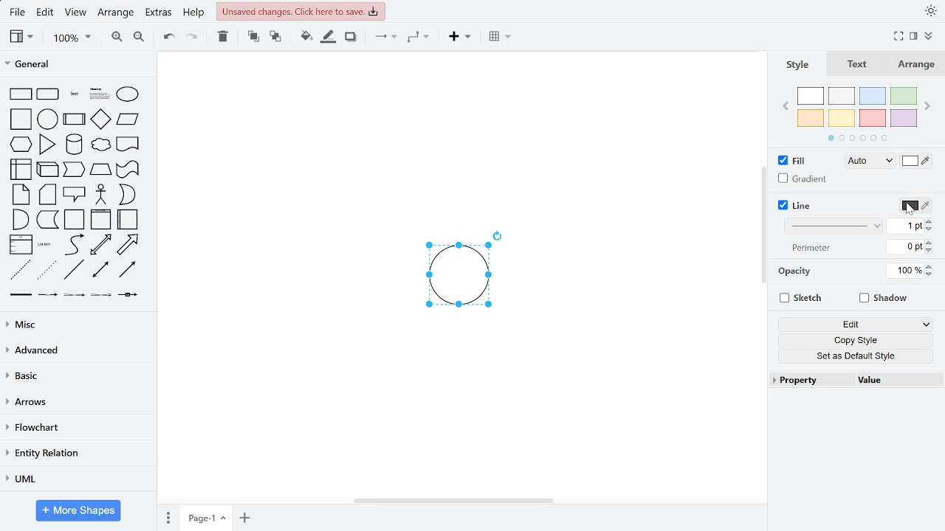 This screenshot has width=945, height=531. I want to click on note, so click(21, 195).